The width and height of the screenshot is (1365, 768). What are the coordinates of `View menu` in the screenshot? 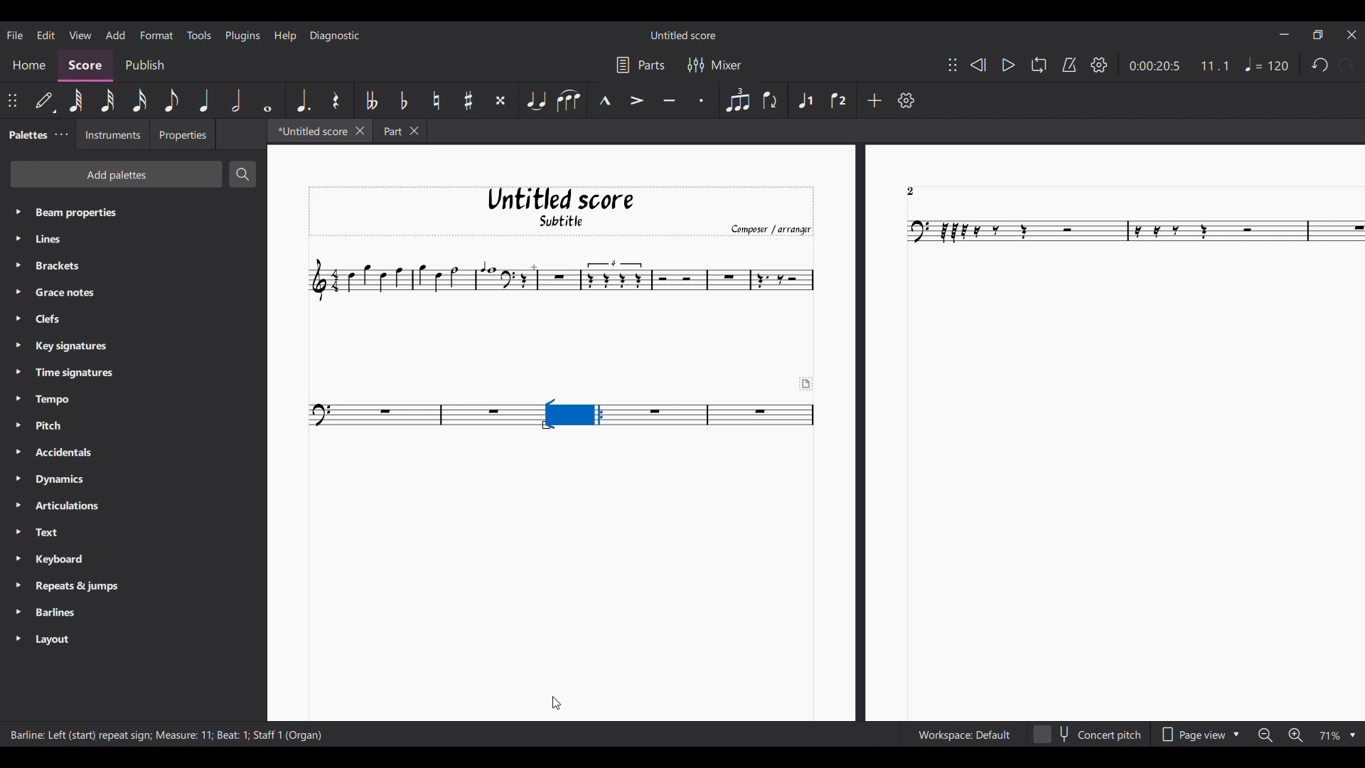 It's located at (80, 36).